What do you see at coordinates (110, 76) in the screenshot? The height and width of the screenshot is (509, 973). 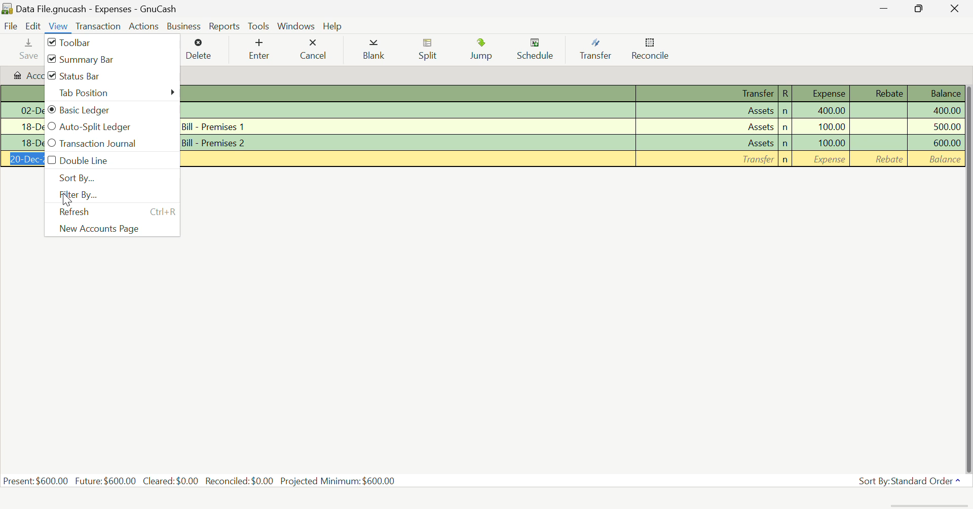 I see `Status Bar` at bounding box center [110, 76].